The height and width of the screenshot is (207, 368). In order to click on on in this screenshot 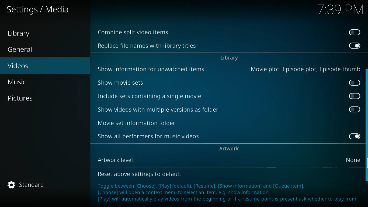, I will do `click(355, 45)`.